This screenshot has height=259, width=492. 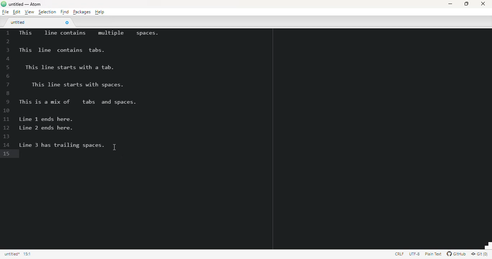 I want to click on this file uses UTF-8 encoding, so click(x=415, y=254).